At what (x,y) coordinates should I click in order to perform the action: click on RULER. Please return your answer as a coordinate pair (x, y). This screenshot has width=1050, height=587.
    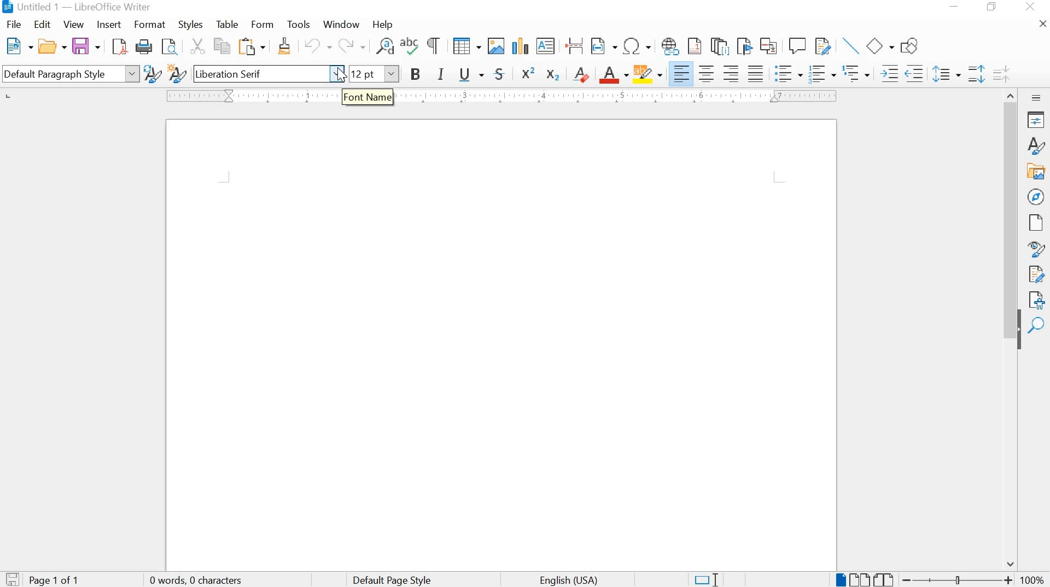
    Looking at the image, I should click on (498, 97).